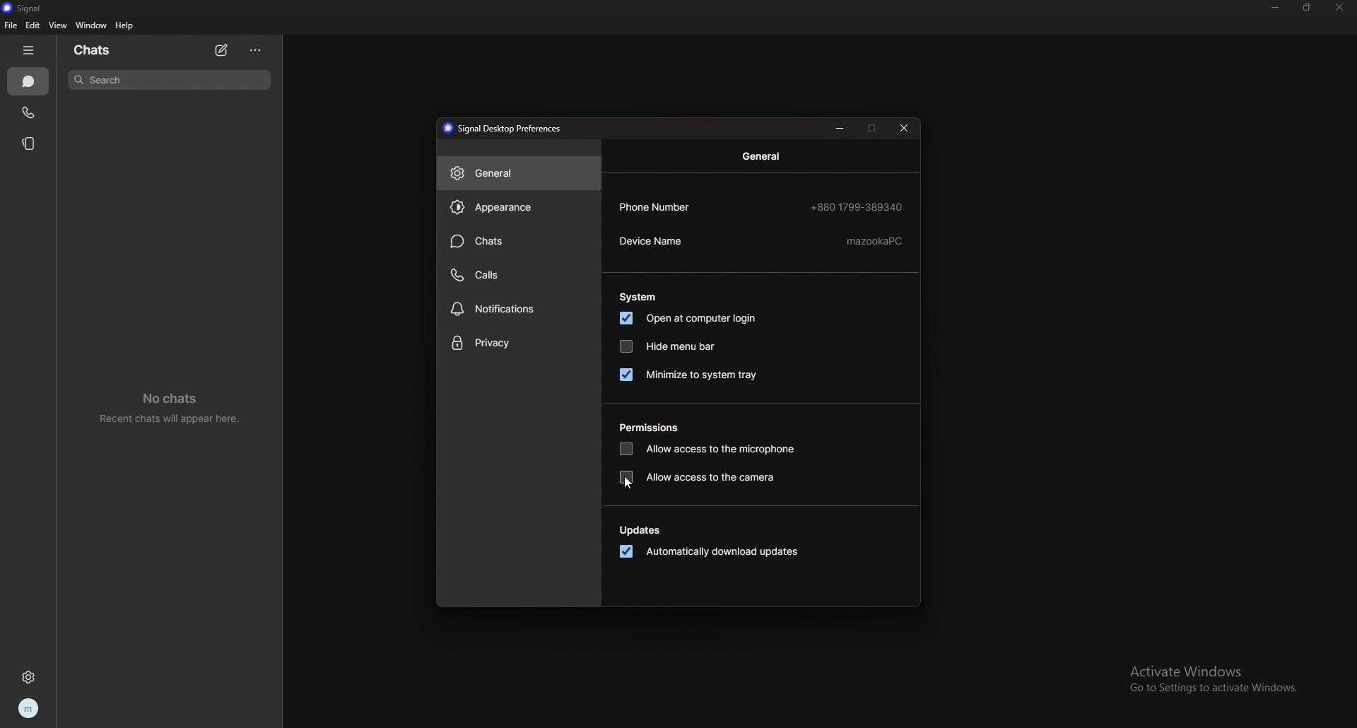 This screenshot has width=1357, height=728. I want to click on chats, so click(517, 241).